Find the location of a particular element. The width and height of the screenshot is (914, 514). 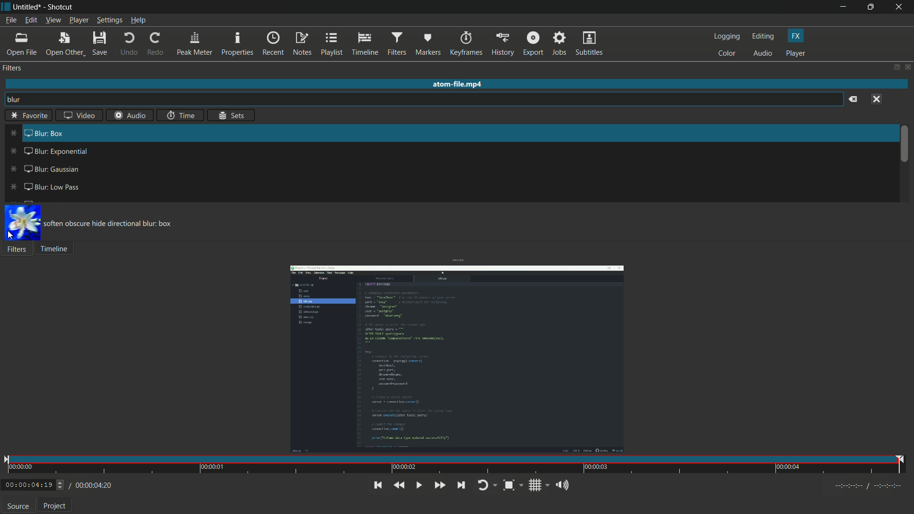

undo is located at coordinates (128, 44).